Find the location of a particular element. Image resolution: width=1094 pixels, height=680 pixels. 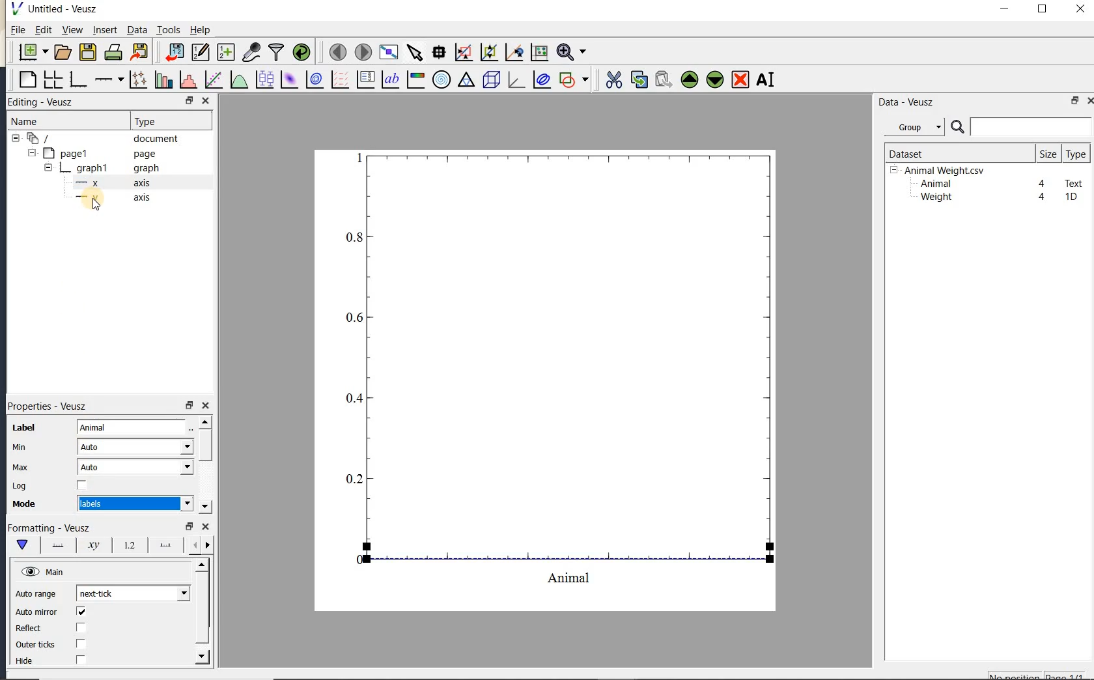

Log is located at coordinates (20, 486).